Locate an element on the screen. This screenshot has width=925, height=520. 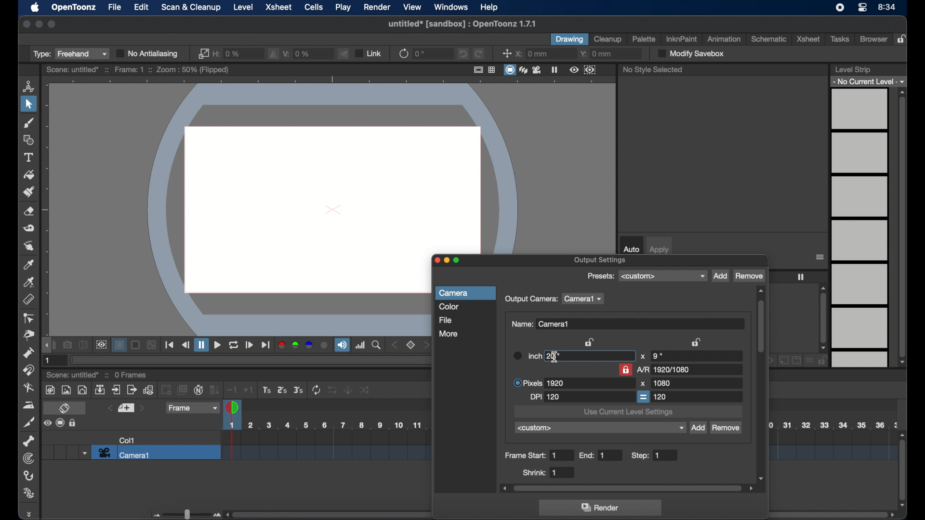
20 is located at coordinates (555, 355).